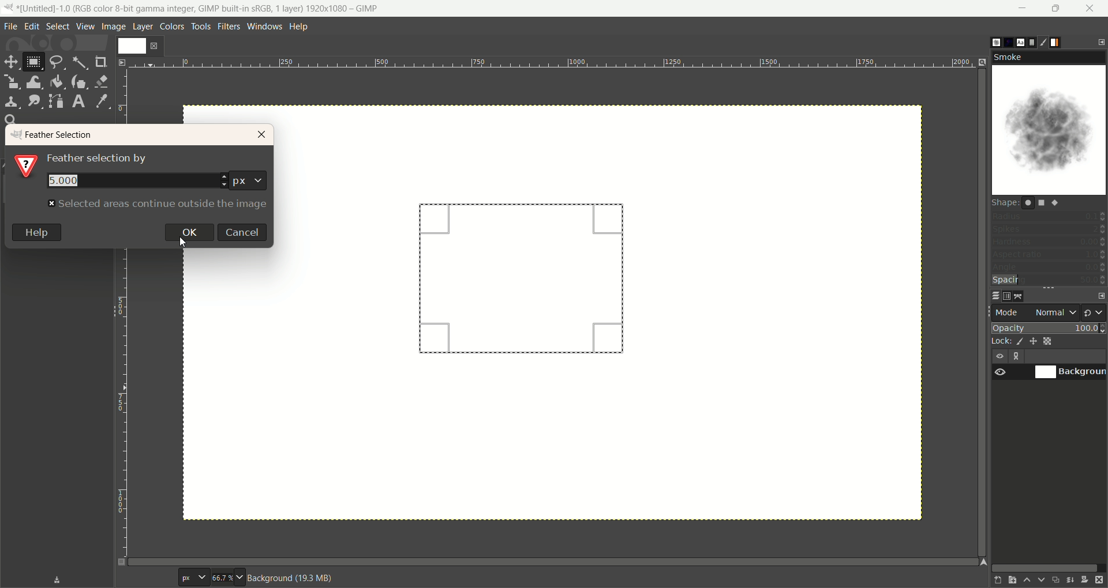 Image resolution: width=1108 pixels, height=588 pixels. What do you see at coordinates (1042, 580) in the screenshot?
I see `lower this layer one step` at bounding box center [1042, 580].